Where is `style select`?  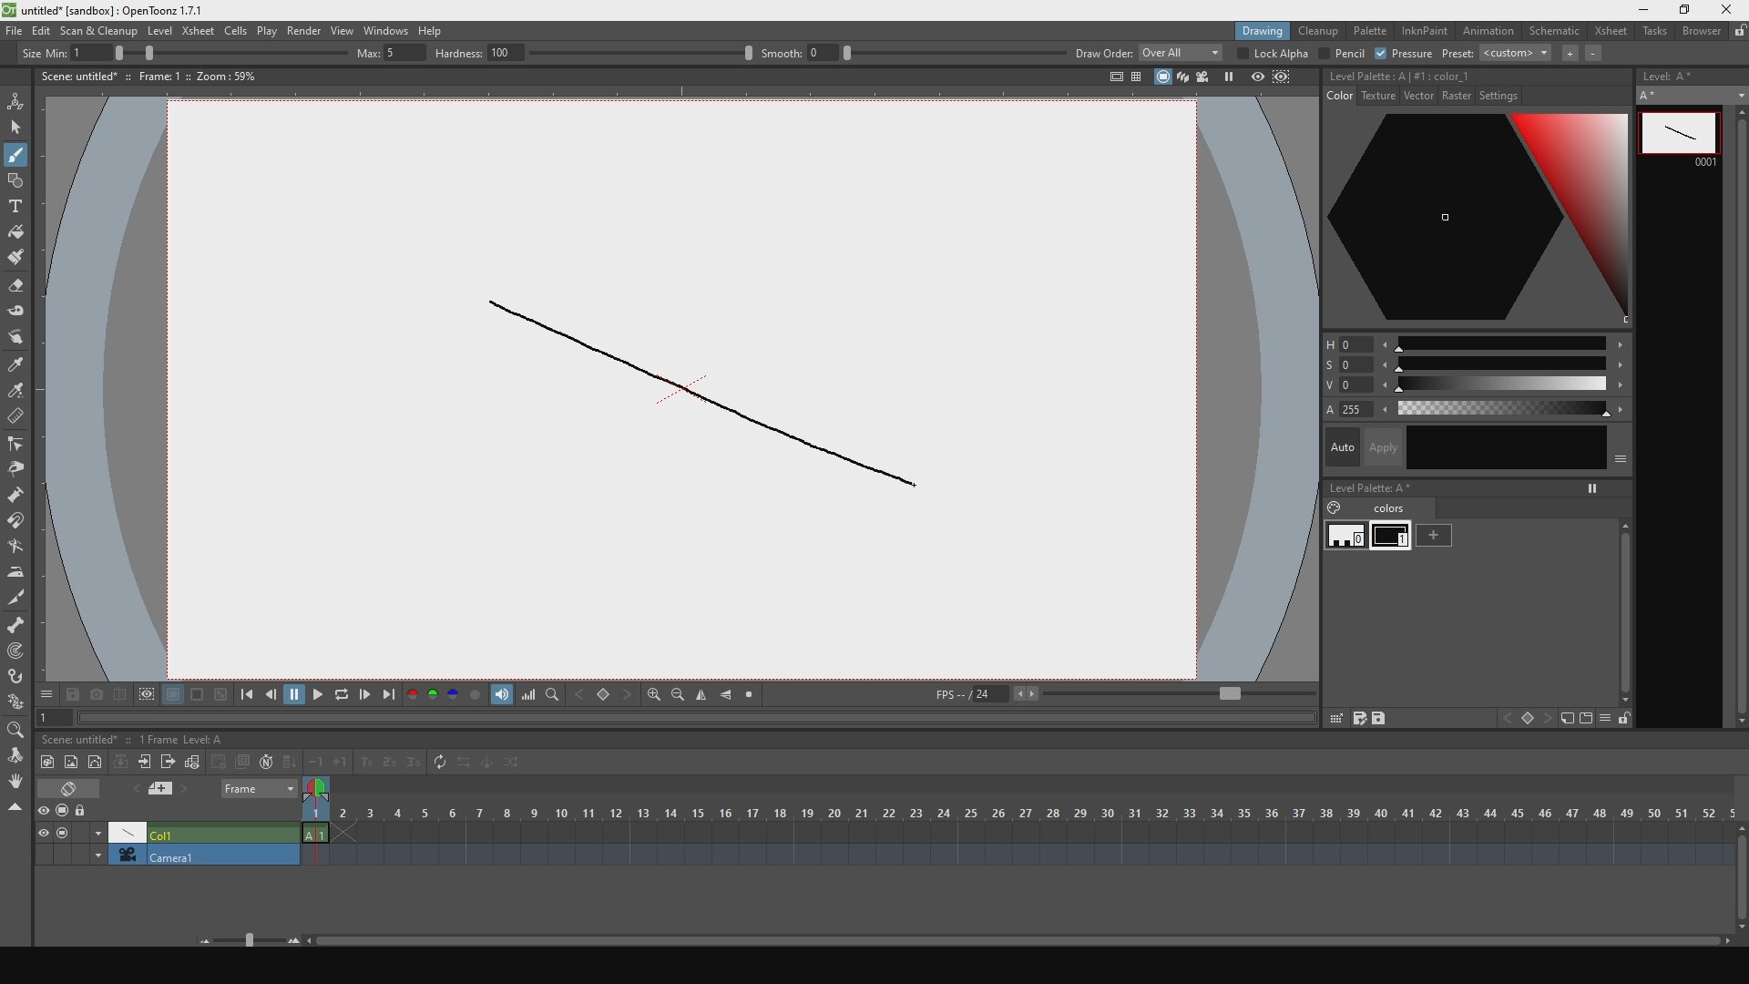
style select is located at coordinates (17, 367).